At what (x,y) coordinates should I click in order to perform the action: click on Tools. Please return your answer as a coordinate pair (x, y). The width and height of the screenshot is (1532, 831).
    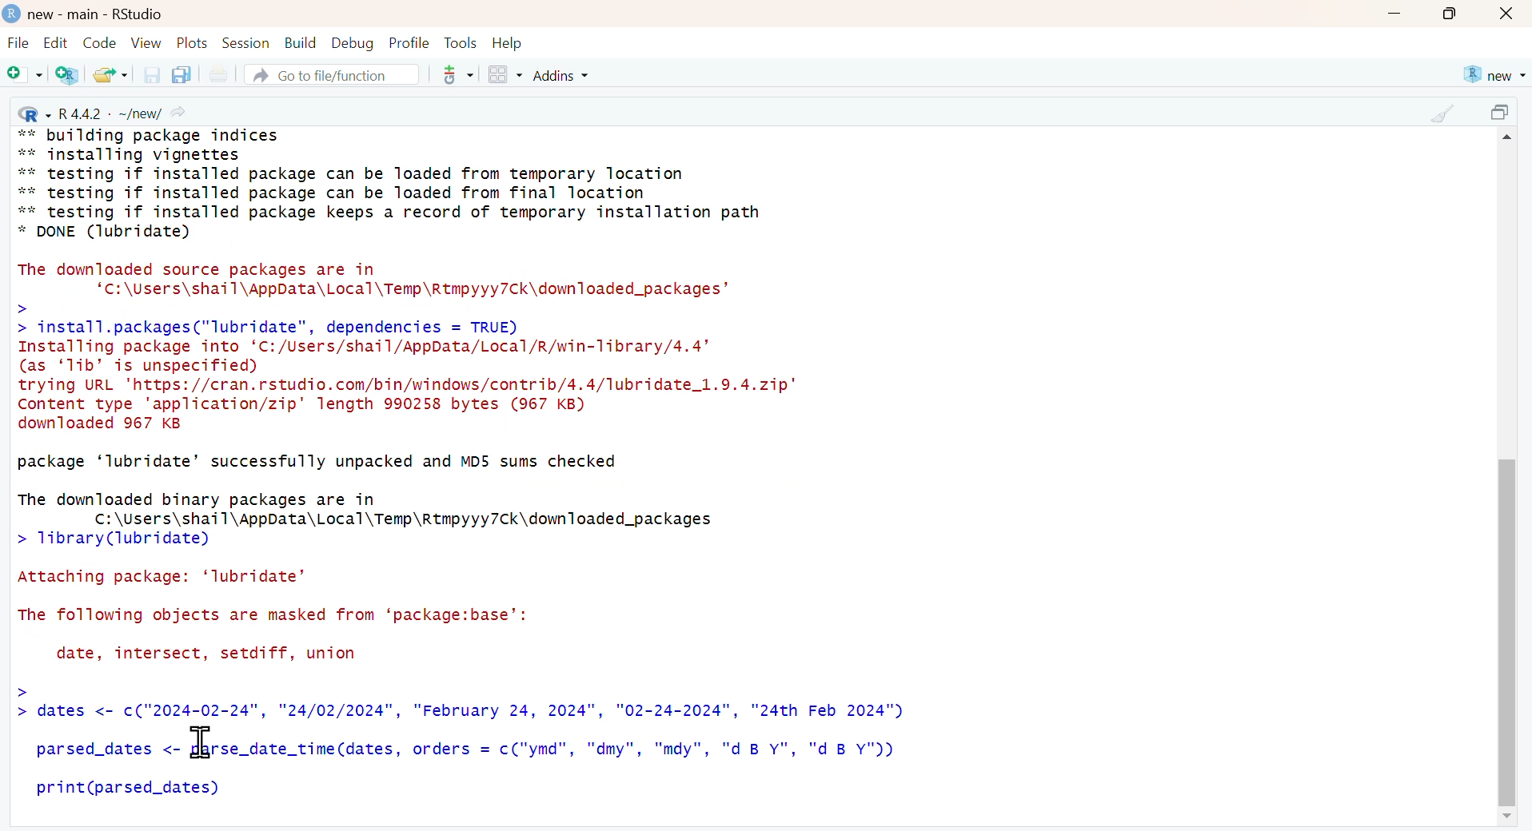
    Looking at the image, I should click on (461, 42).